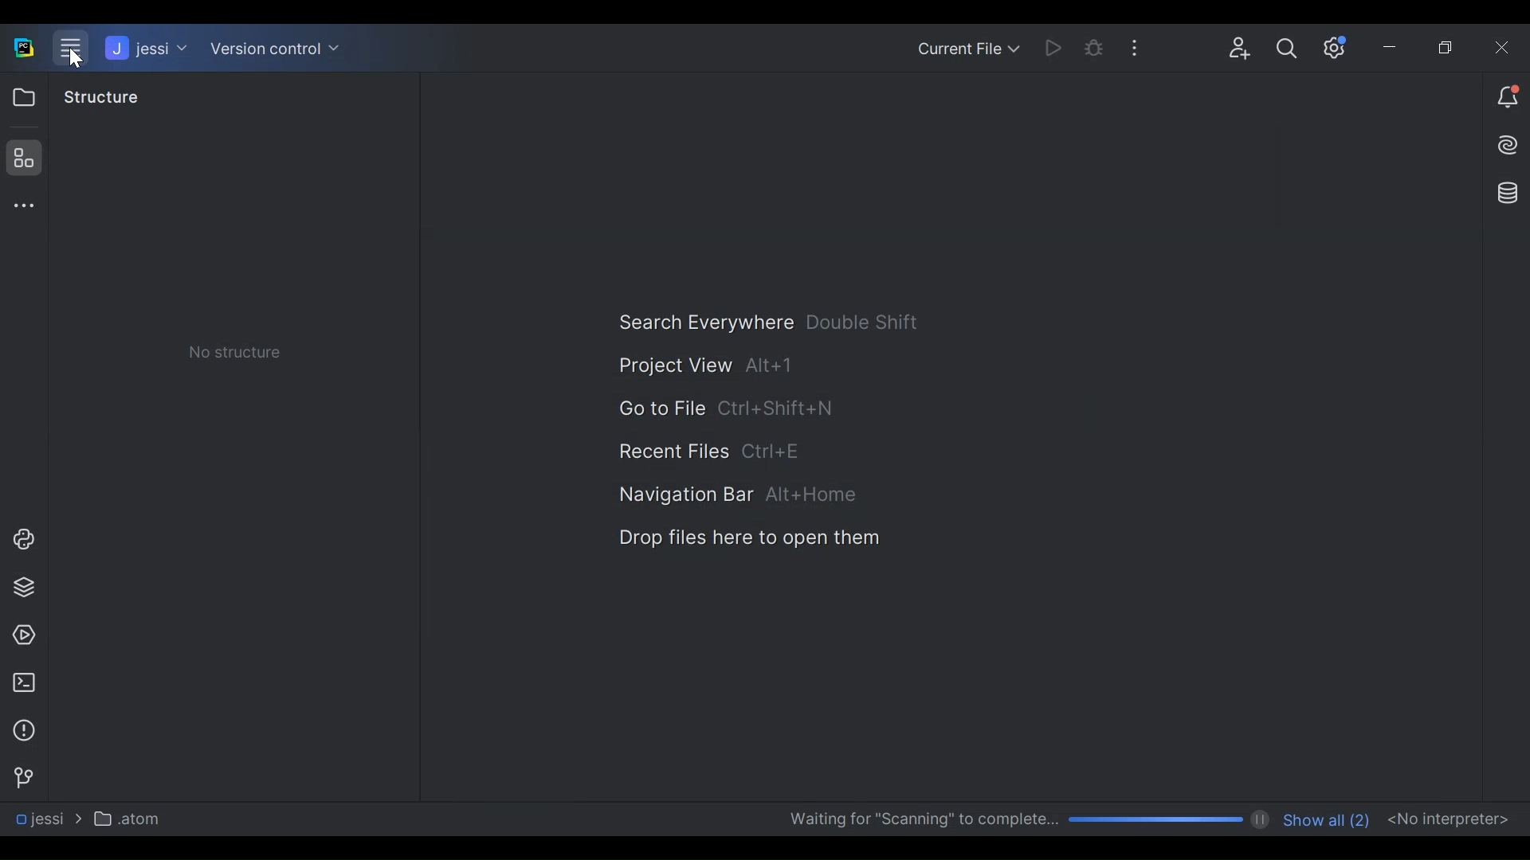  What do you see at coordinates (21, 588) in the screenshot?
I see `Project Packages` at bounding box center [21, 588].